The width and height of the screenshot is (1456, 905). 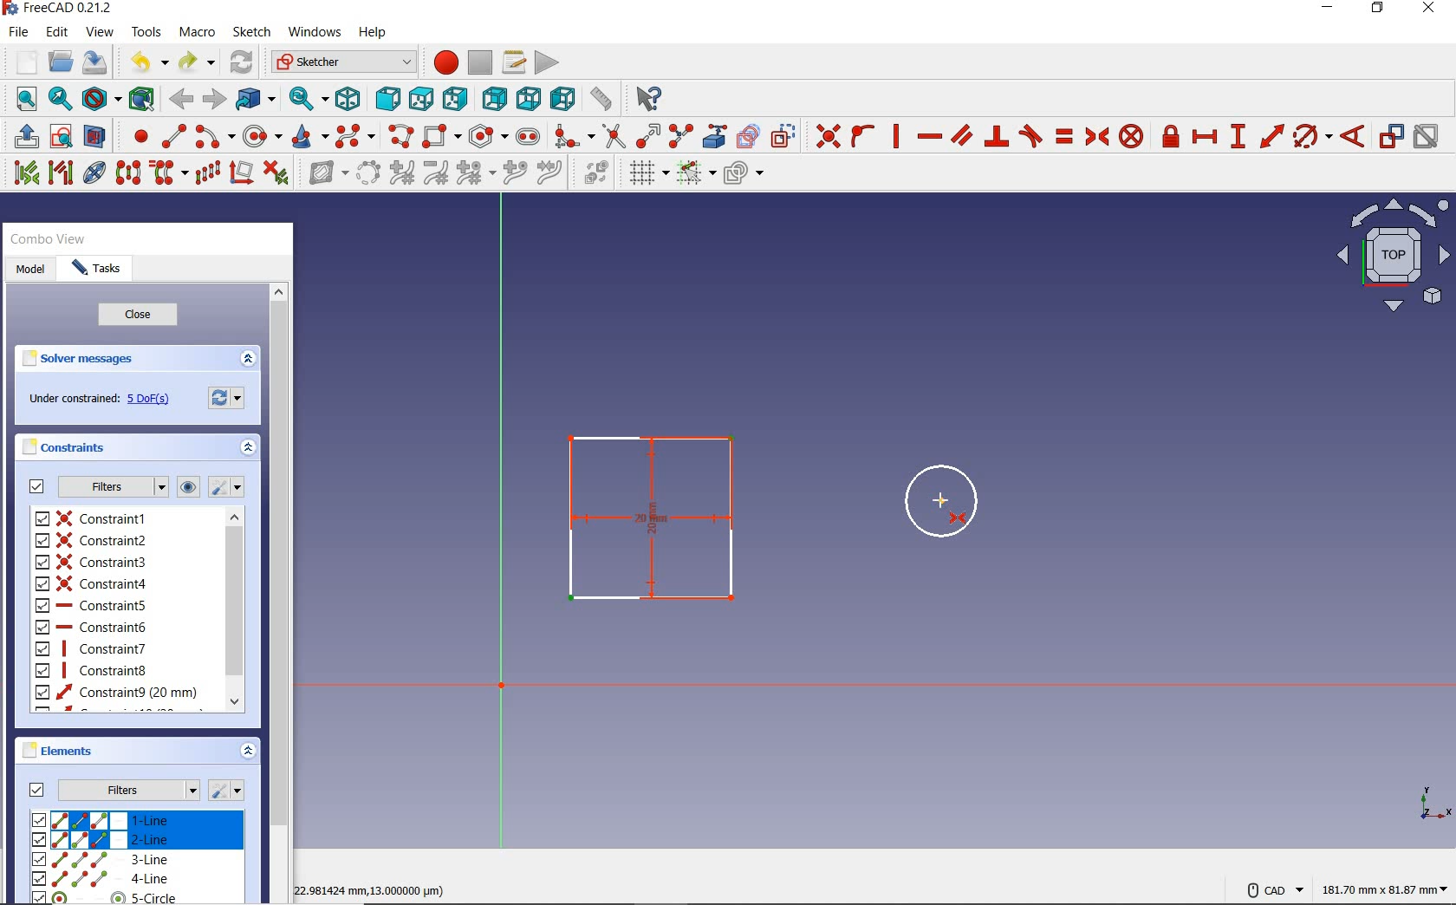 I want to click on new, so click(x=23, y=62).